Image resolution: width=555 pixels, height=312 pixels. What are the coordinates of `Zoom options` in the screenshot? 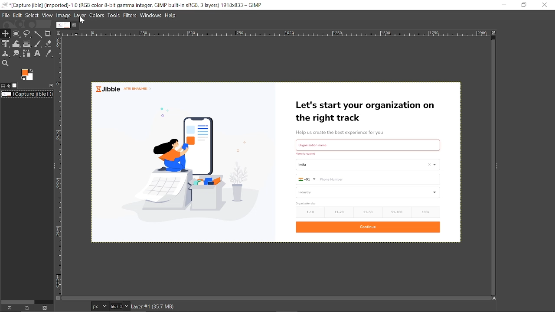 It's located at (126, 306).